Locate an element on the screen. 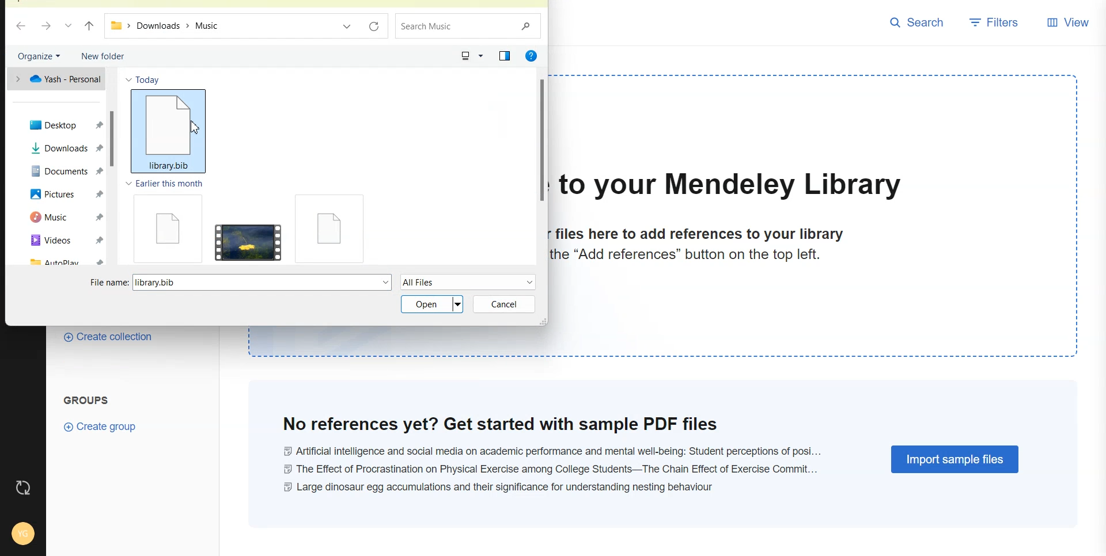 This screenshot has height=556, width=1106. View is located at coordinates (1066, 22).